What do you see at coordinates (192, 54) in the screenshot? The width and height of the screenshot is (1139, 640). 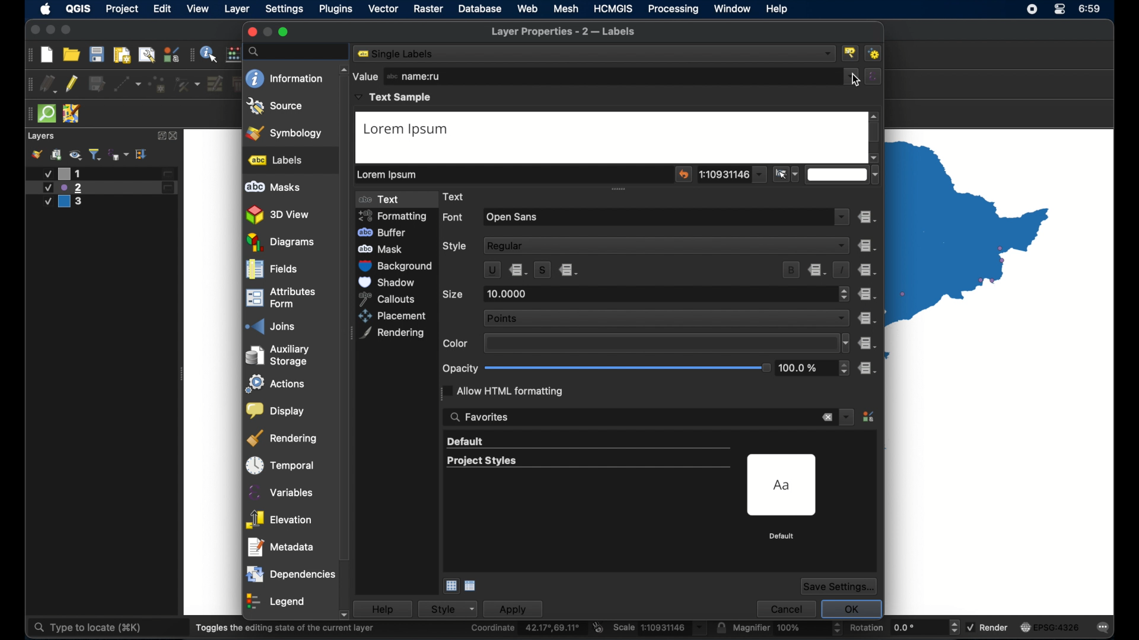 I see `drag handle` at bounding box center [192, 54].